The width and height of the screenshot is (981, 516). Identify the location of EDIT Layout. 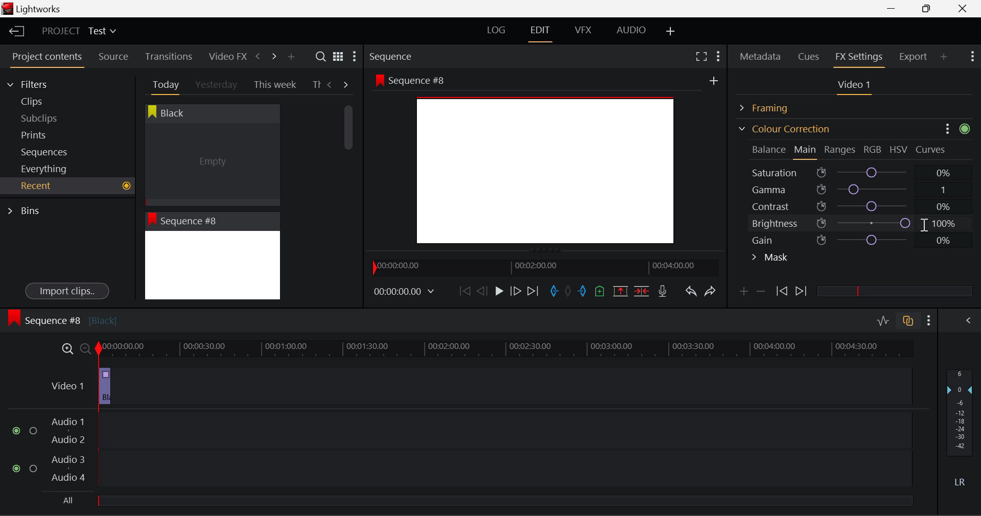
(542, 32).